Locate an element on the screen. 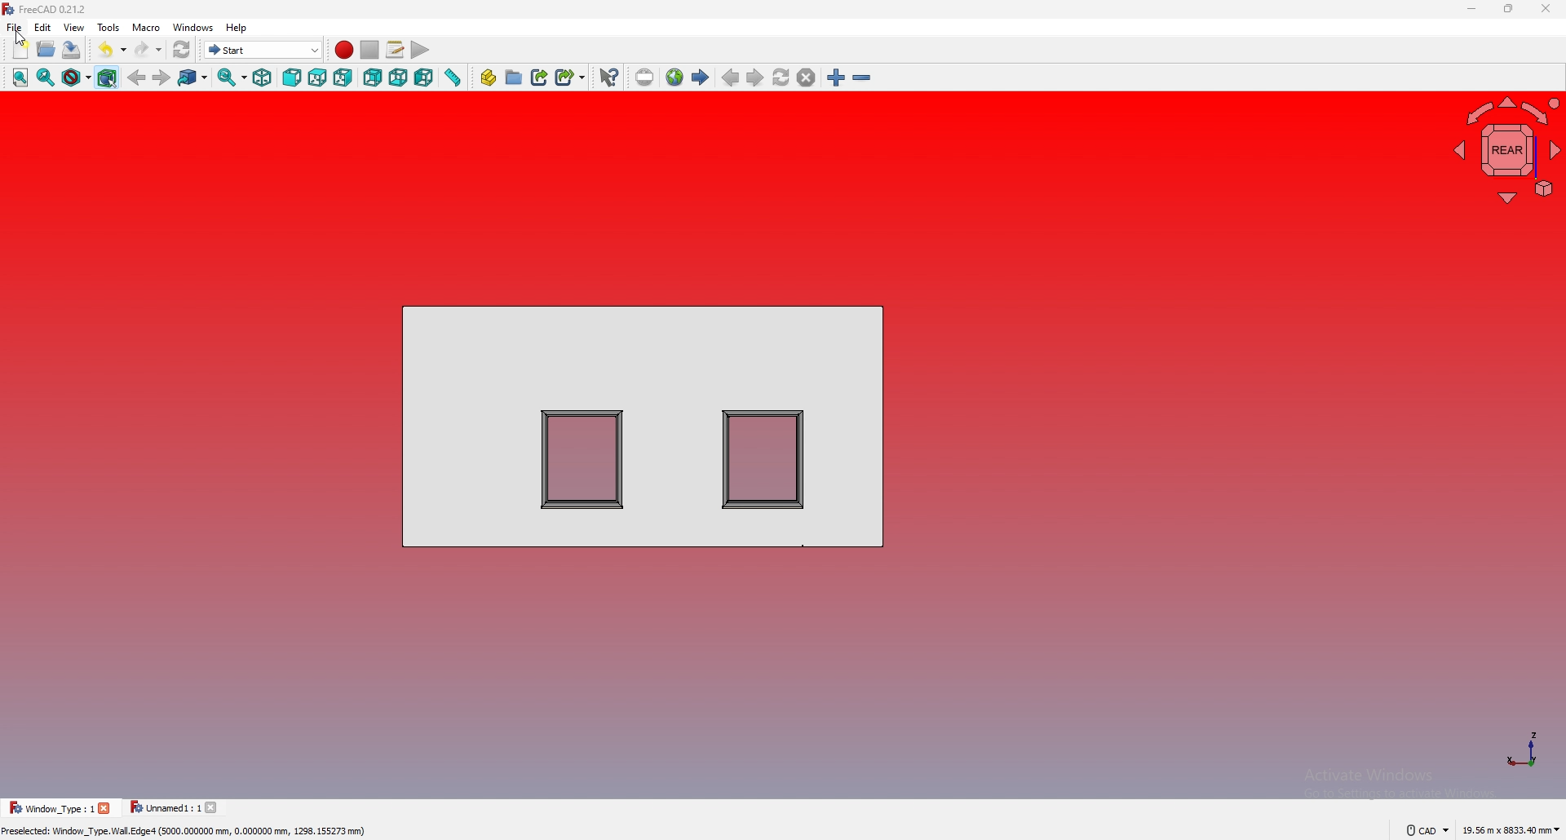  open is located at coordinates (46, 51).